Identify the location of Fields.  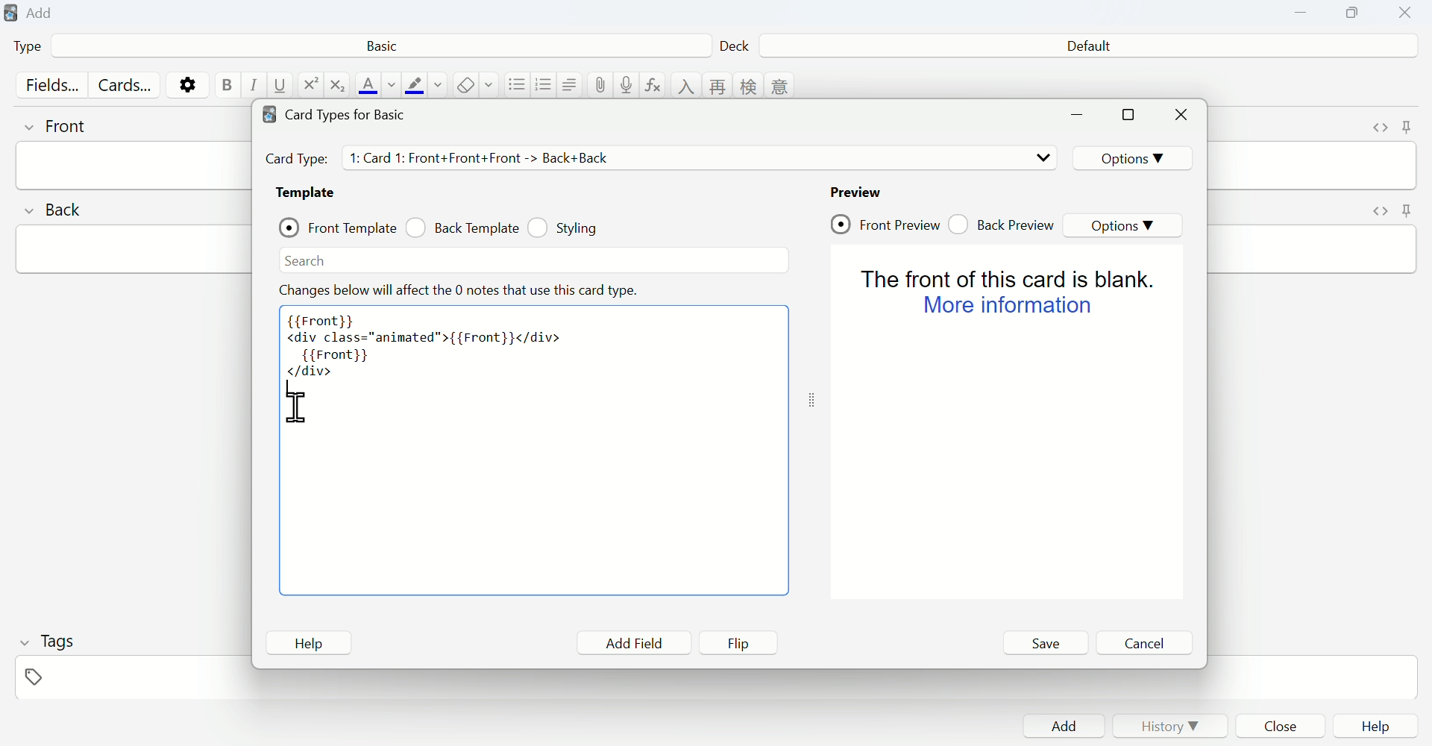
(49, 84).